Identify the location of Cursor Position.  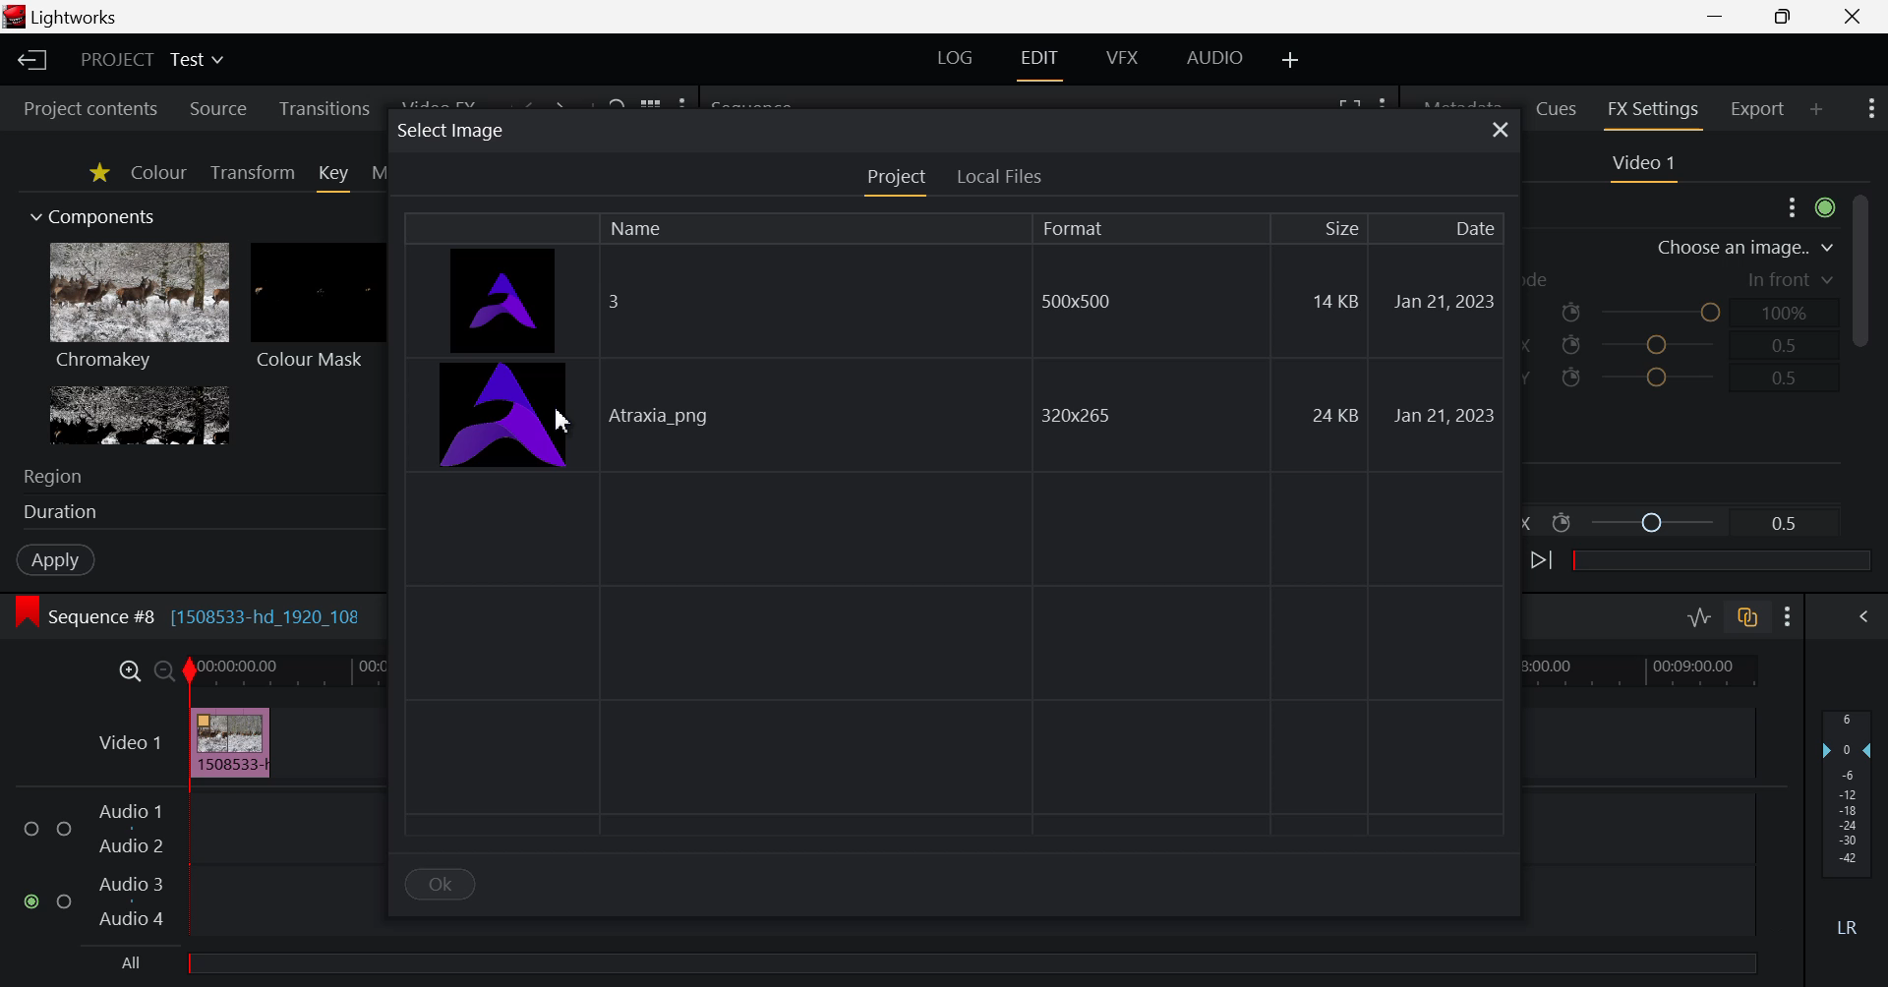
(564, 421).